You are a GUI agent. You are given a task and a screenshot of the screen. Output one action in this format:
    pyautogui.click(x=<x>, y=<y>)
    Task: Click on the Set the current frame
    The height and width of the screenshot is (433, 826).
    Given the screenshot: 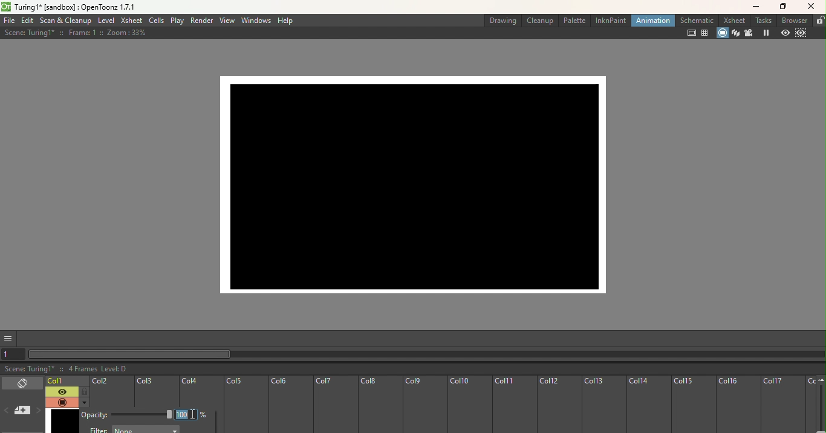 What is the action you would take?
    pyautogui.click(x=15, y=354)
    